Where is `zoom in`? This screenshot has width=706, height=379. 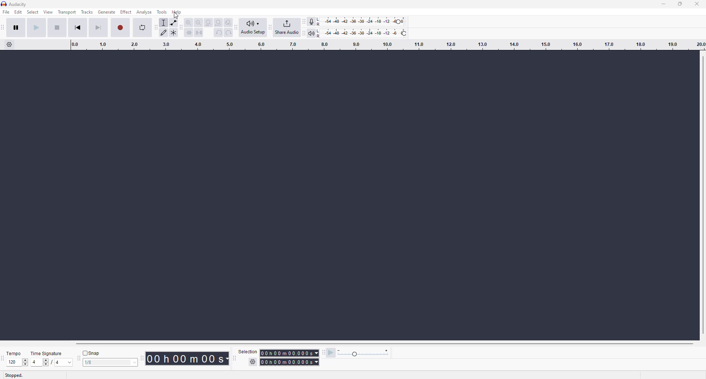
zoom in is located at coordinates (189, 21).